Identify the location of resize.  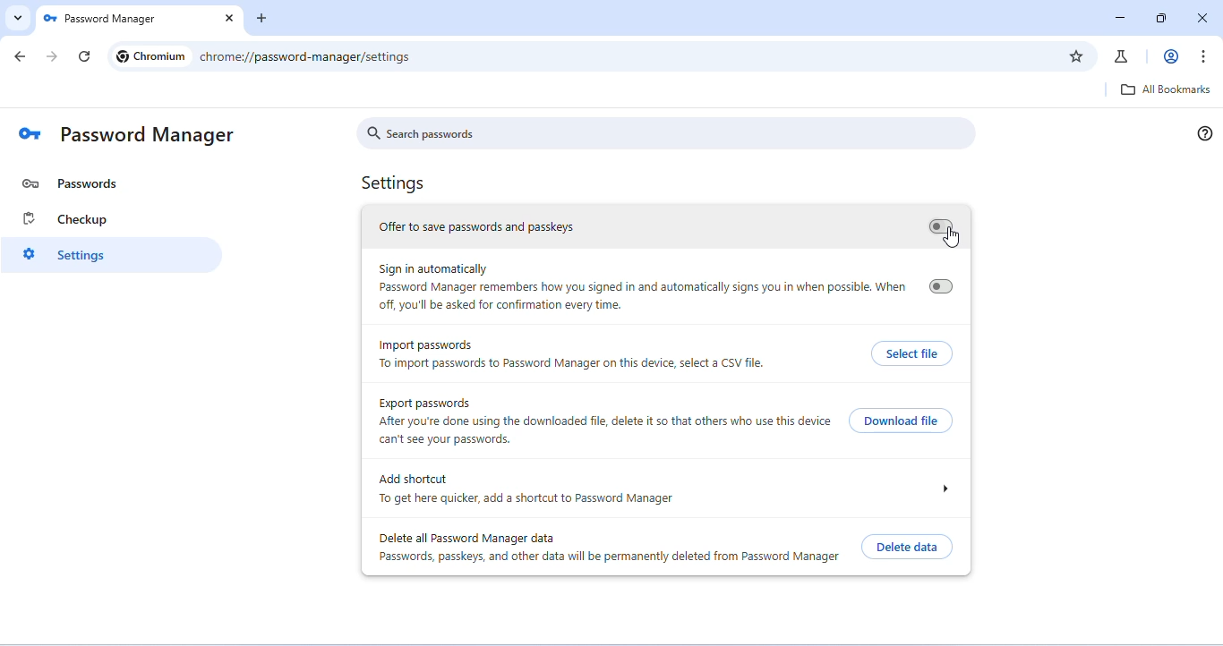
(1159, 18).